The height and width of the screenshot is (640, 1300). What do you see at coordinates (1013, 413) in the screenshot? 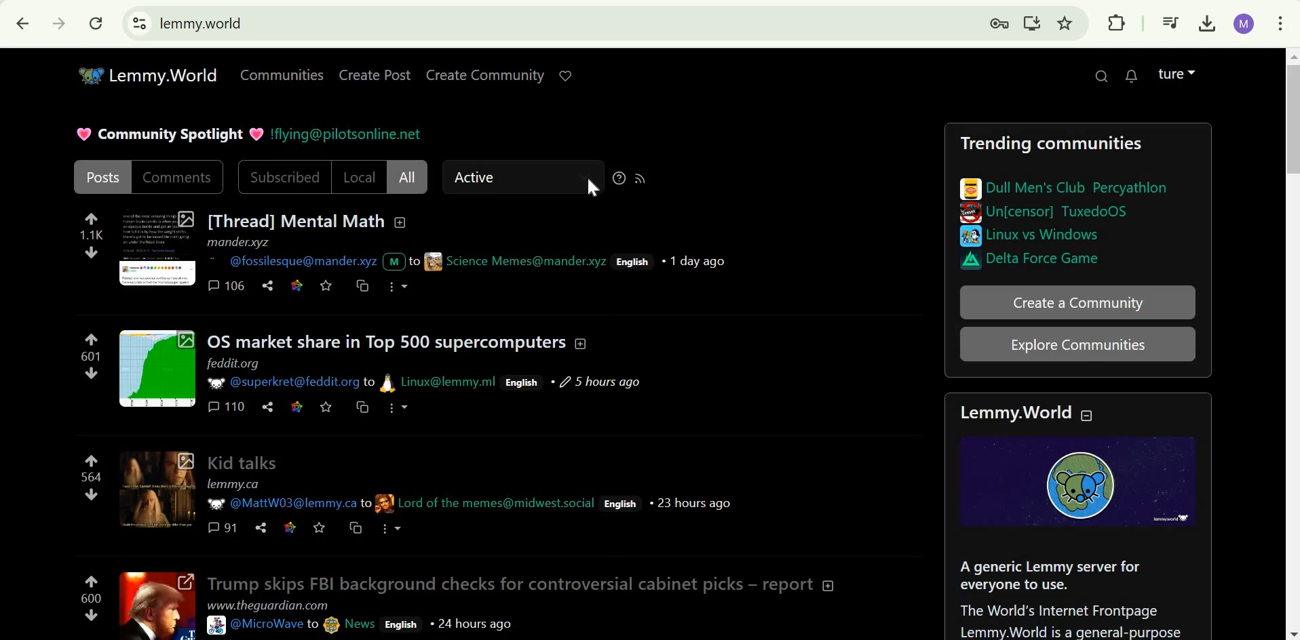
I see `Lemmy.World` at bounding box center [1013, 413].